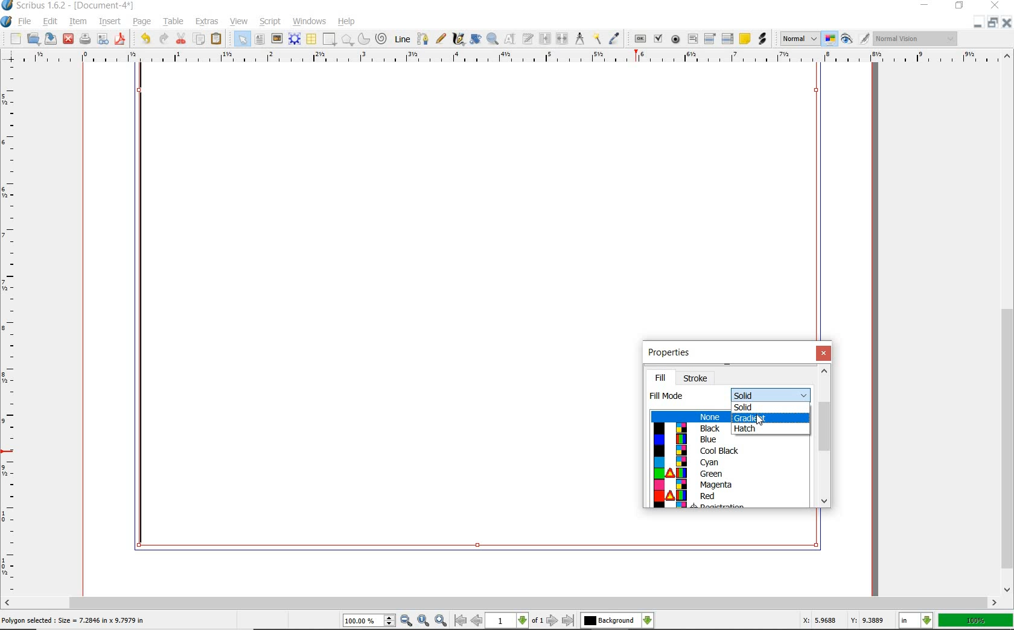 This screenshot has height=630, width=1014. I want to click on close, so click(1007, 22).